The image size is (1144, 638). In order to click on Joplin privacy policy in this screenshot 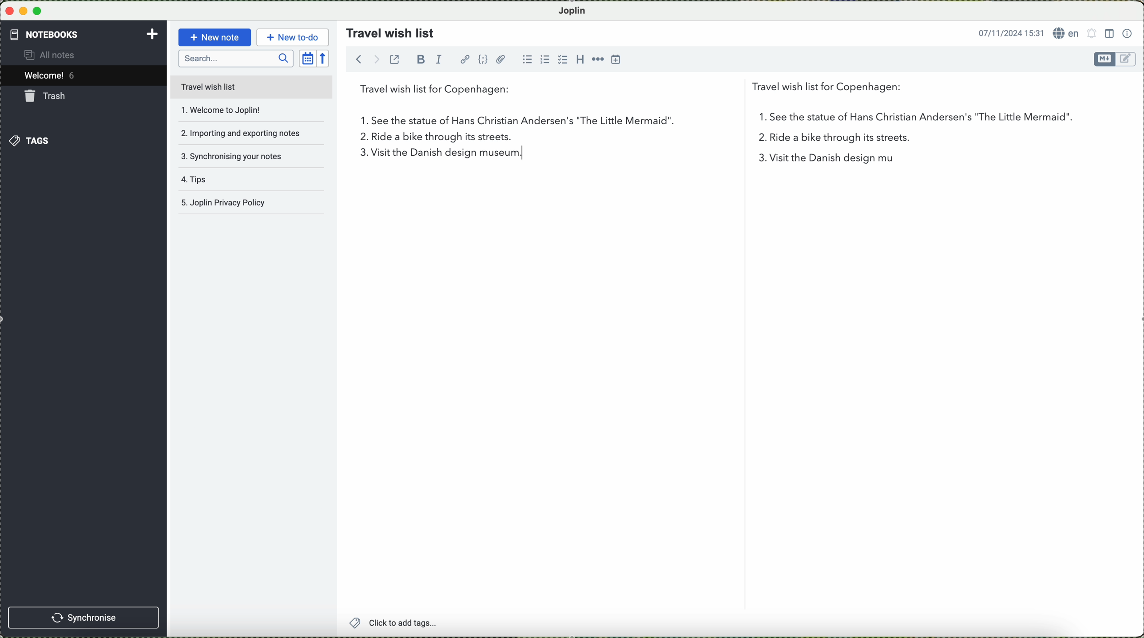, I will do `click(249, 205)`.